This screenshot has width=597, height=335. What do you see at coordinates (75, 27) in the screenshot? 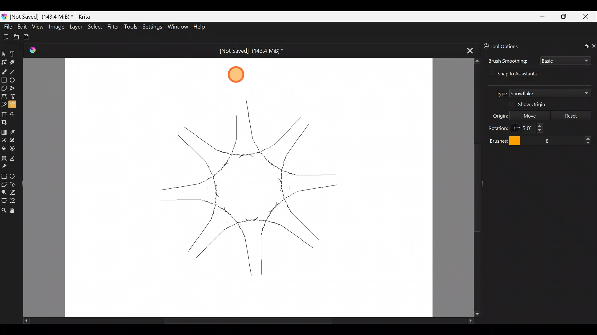
I see `Layer` at bounding box center [75, 27].